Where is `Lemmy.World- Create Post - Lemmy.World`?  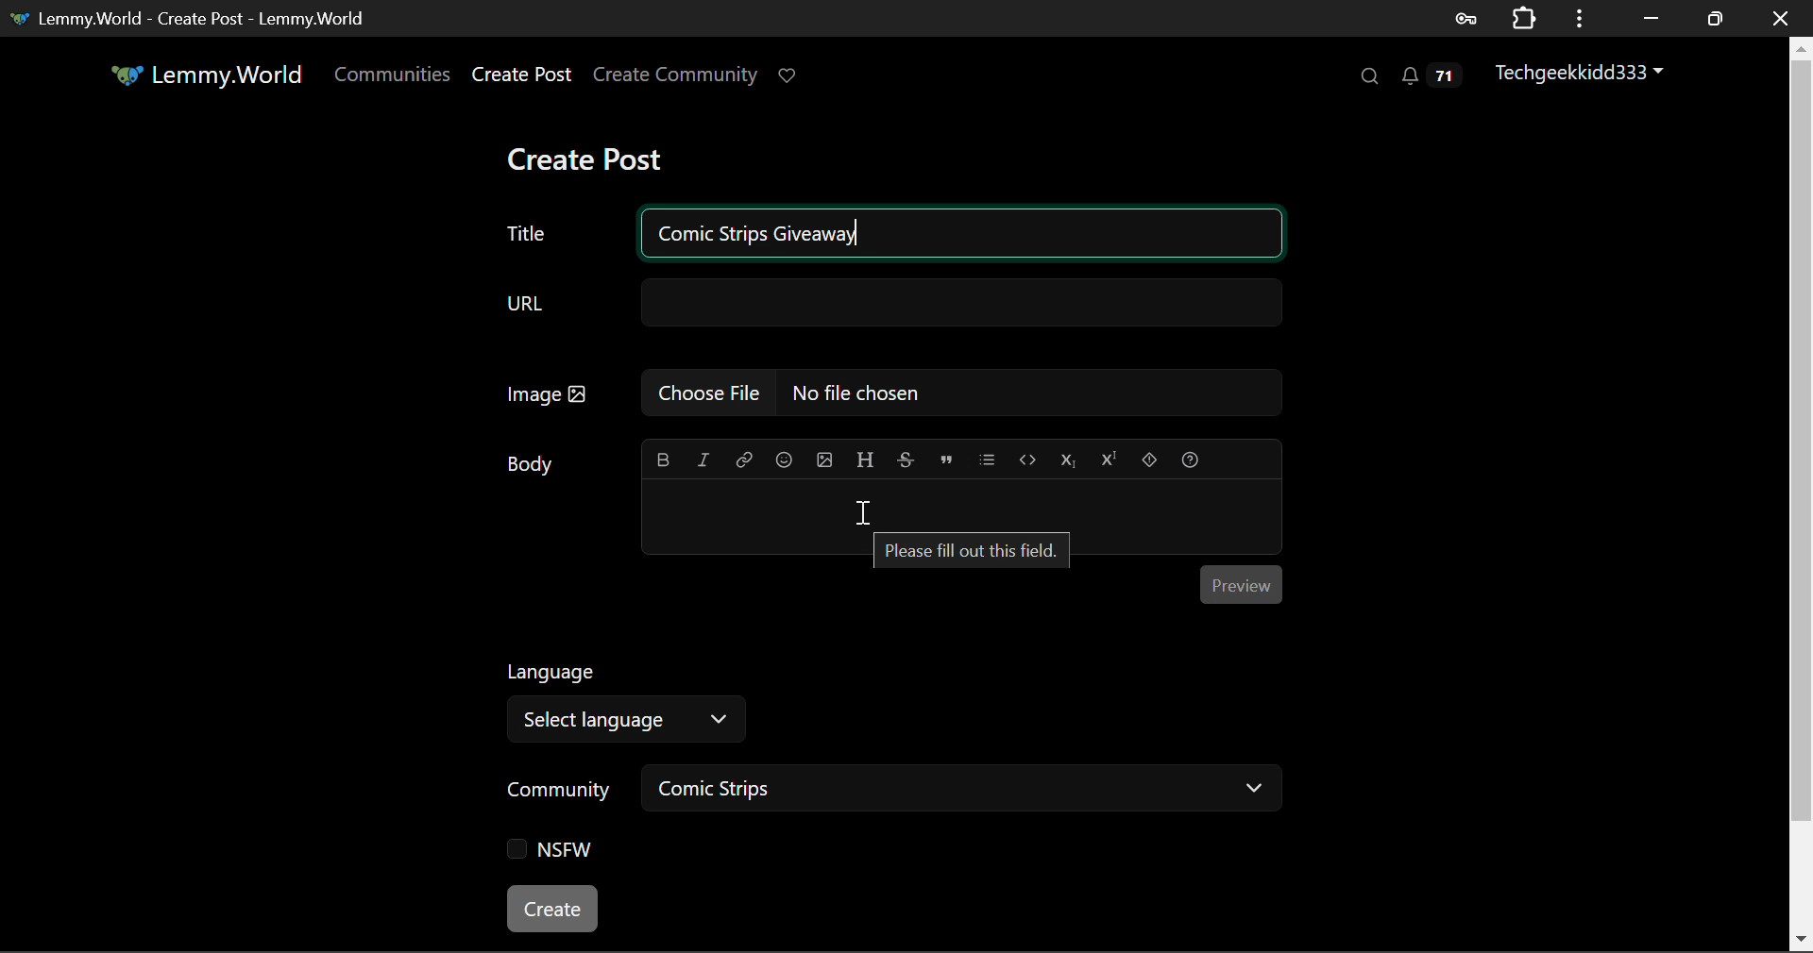
Lemmy.World- Create Post - Lemmy.World is located at coordinates (196, 18).